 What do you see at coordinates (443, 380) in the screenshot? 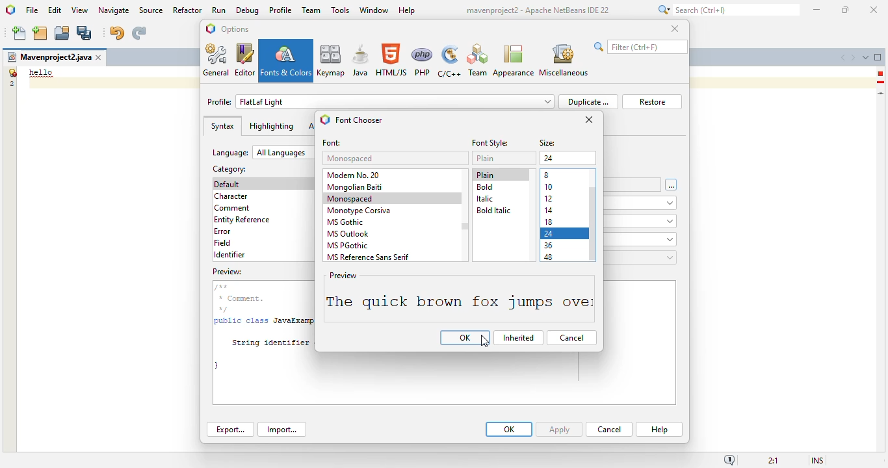
I see `preview` at bounding box center [443, 380].